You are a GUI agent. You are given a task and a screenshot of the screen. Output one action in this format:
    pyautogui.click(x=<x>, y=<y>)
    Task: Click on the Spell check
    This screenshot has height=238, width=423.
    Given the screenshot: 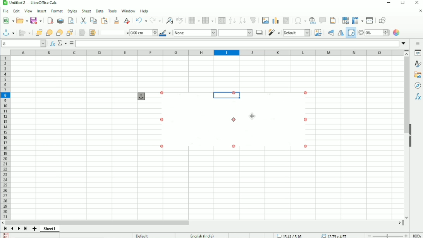 What is the action you would take?
    pyautogui.click(x=181, y=20)
    